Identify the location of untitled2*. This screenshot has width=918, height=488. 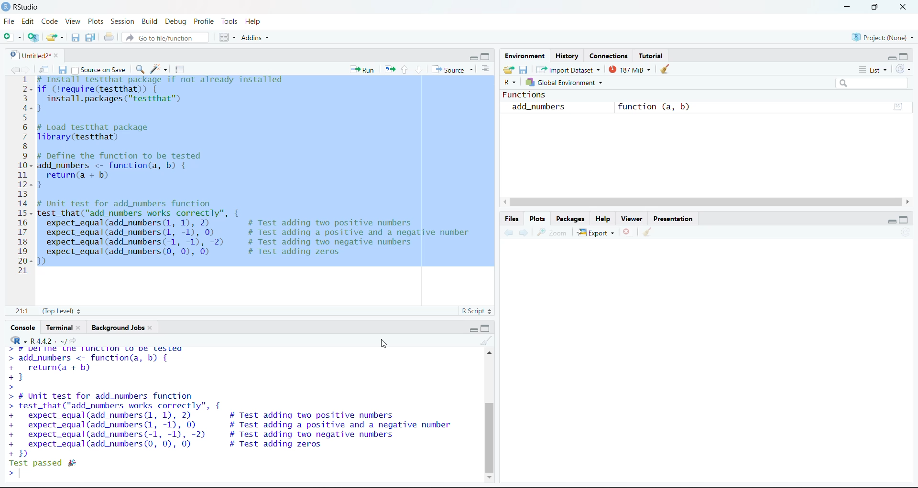
(29, 55).